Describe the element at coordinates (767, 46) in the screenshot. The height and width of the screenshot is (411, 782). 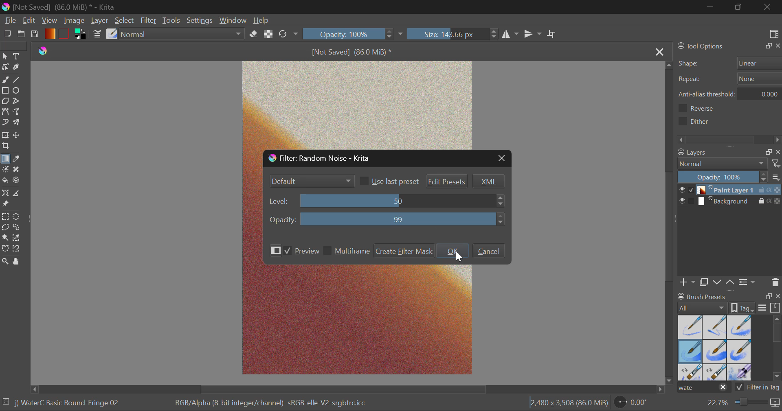
I see `expand ` at that location.